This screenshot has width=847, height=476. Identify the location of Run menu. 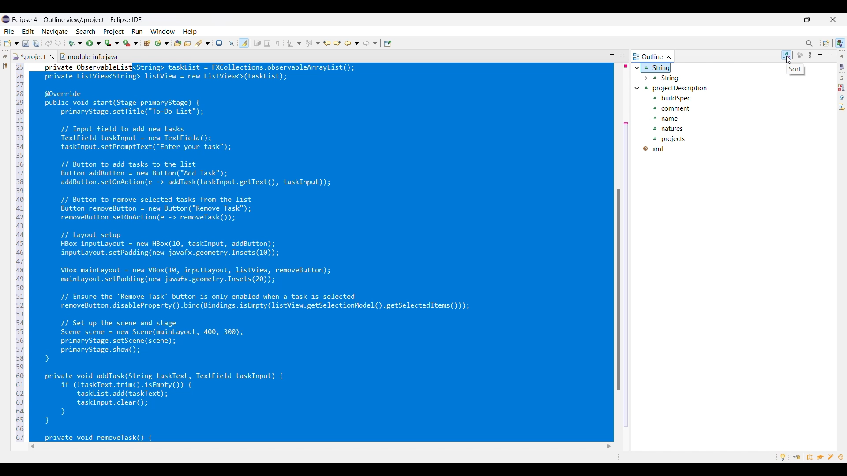
(137, 32).